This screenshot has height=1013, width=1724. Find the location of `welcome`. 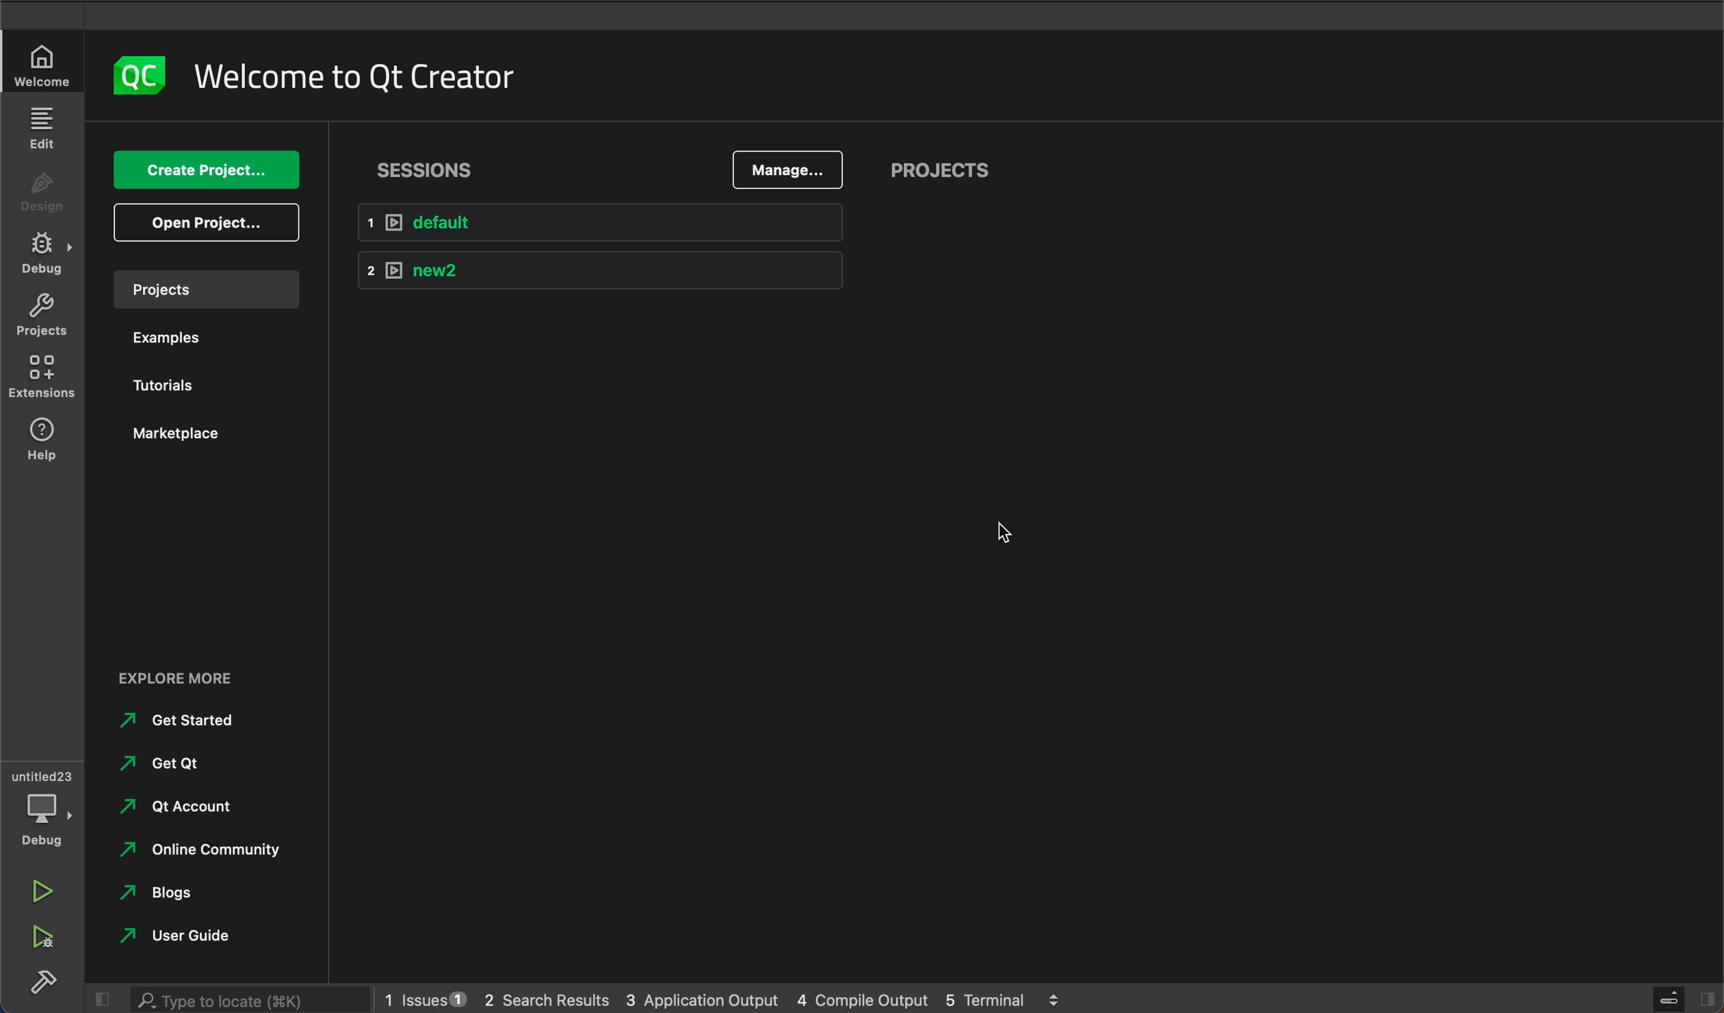

welcome is located at coordinates (353, 72).